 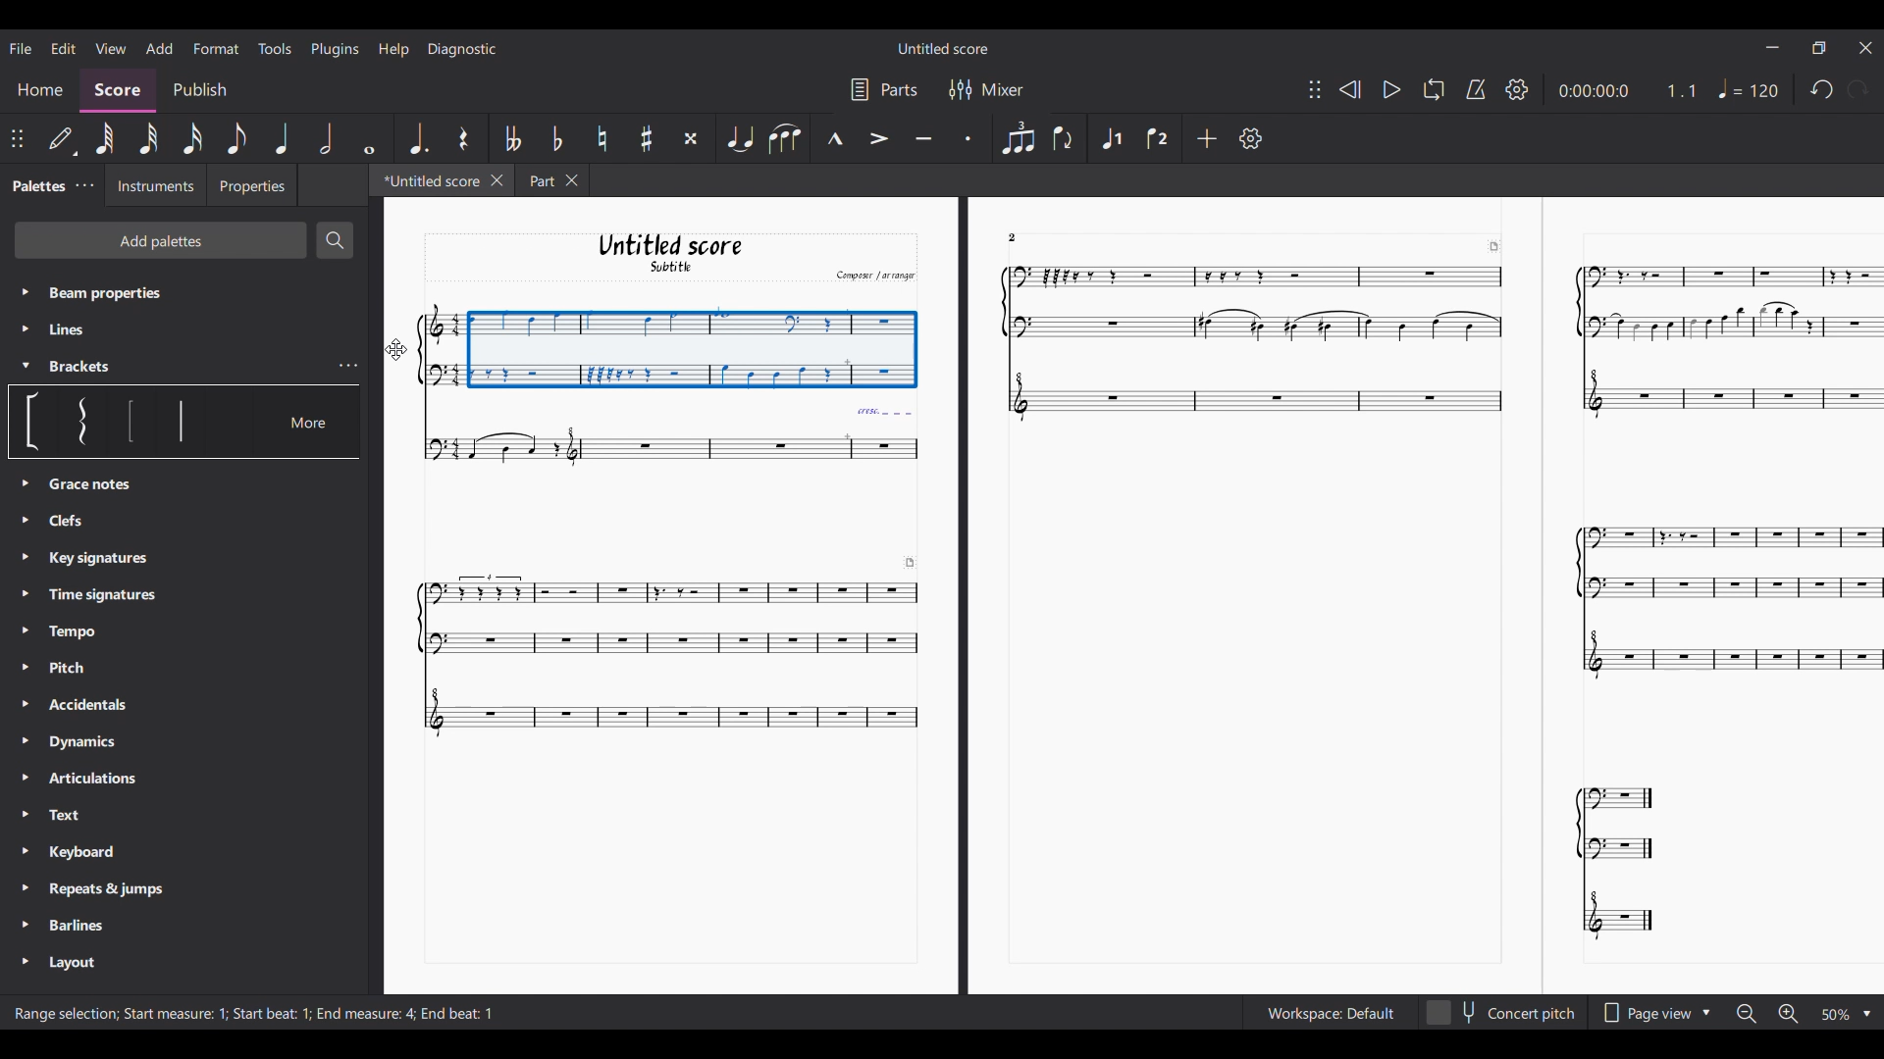 I want to click on Score , so click(x=119, y=92).